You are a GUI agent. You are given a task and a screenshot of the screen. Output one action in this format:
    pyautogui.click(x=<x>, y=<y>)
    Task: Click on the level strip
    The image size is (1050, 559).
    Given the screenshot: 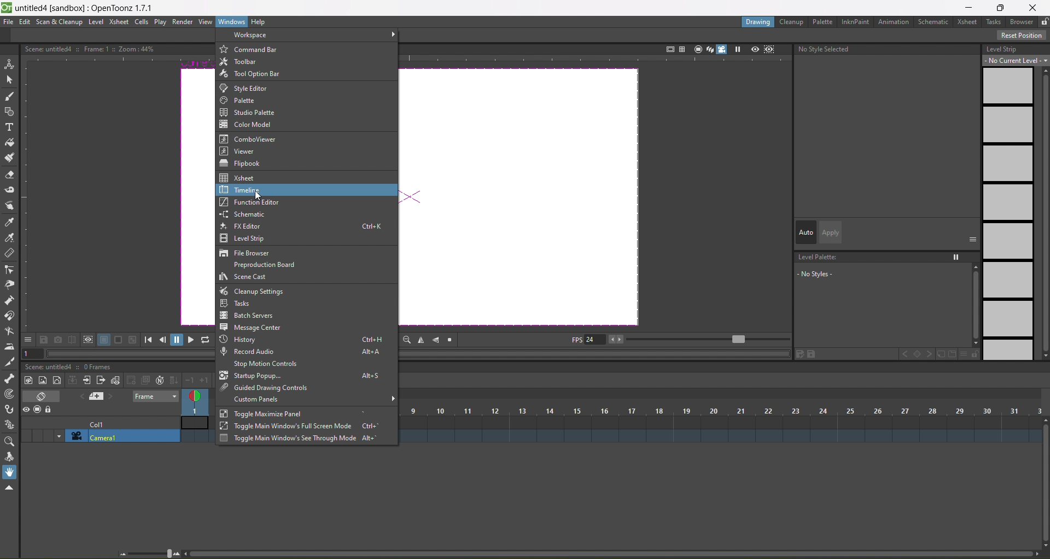 What is the action you would take?
    pyautogui.click(x=247, y=239)
    